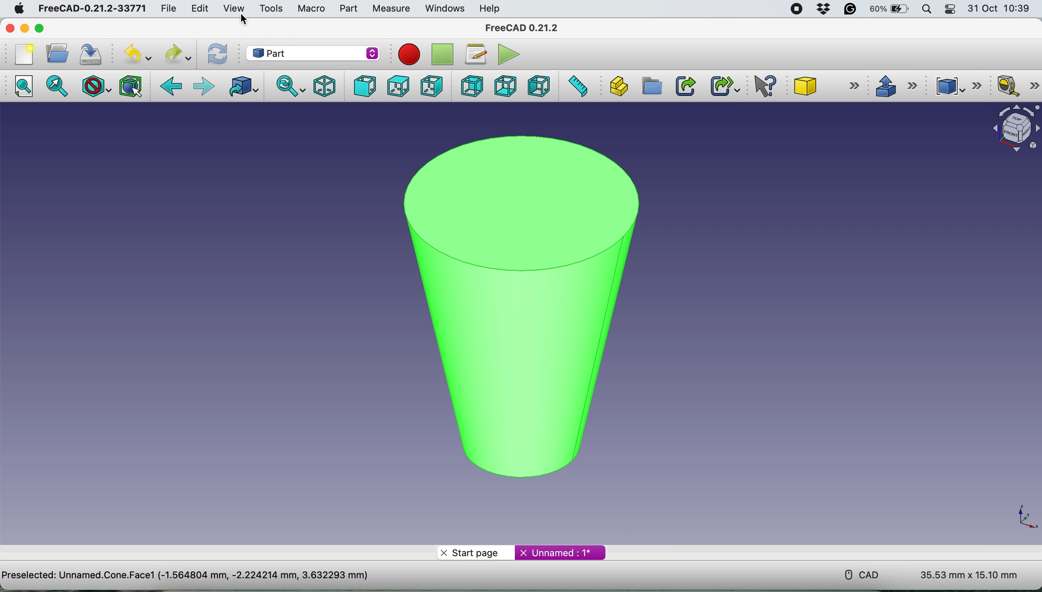  I want to click on step recording macros, so click(443, 55).